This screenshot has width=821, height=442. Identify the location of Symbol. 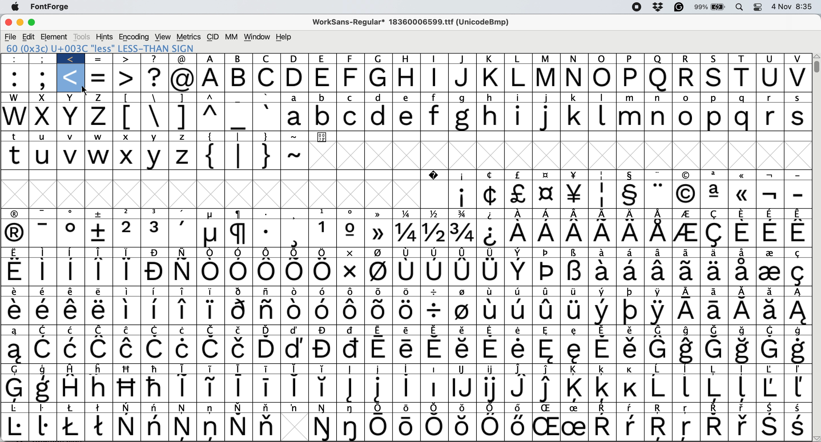
(715, 427).